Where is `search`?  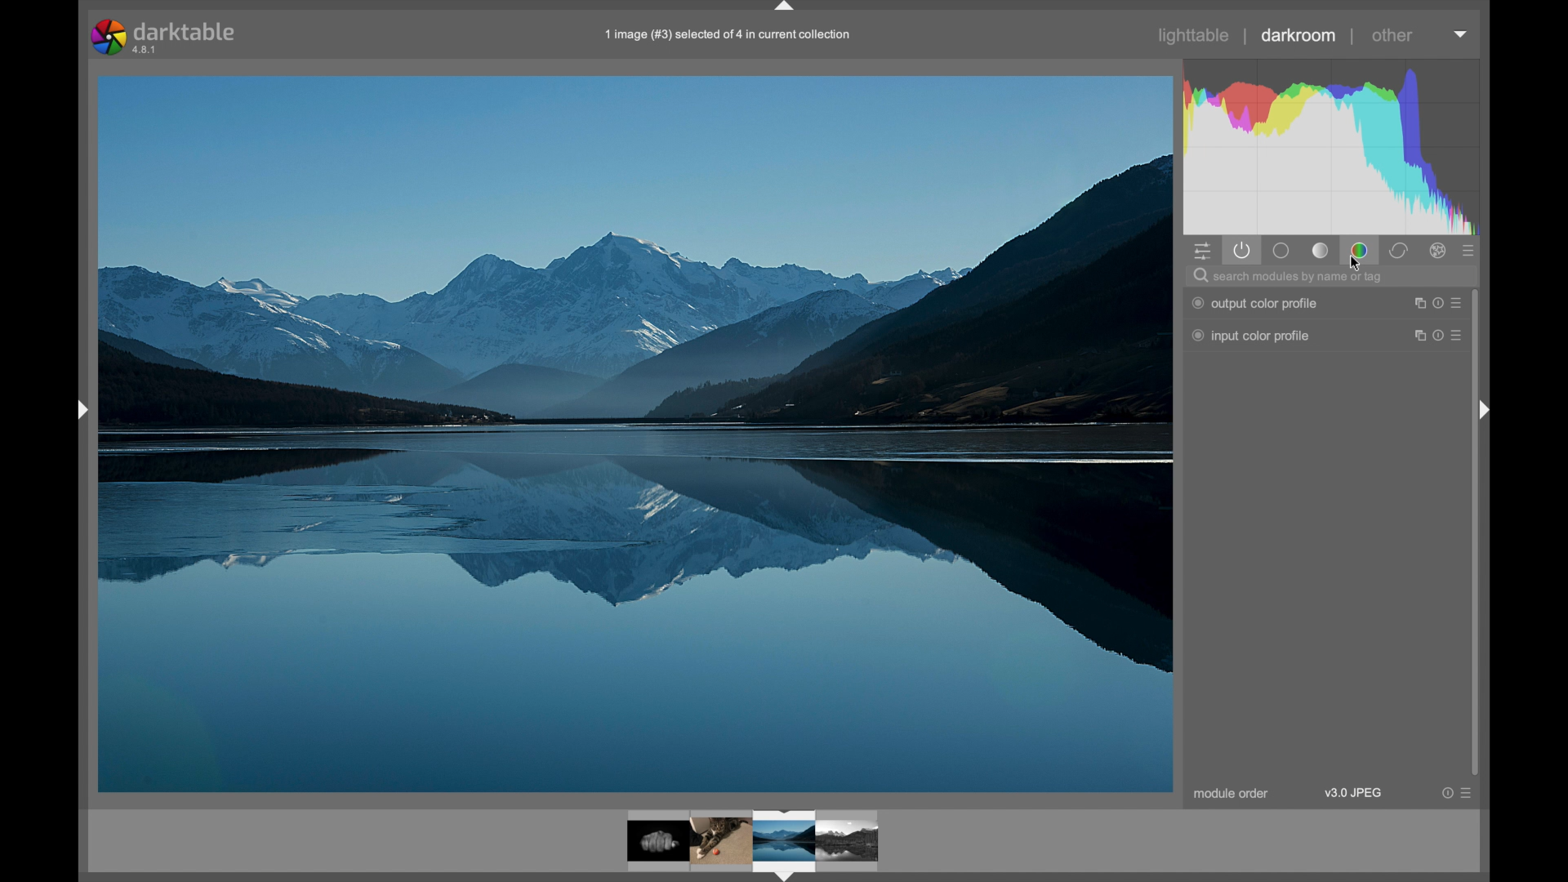
search is located at coordinates (1290, 277).